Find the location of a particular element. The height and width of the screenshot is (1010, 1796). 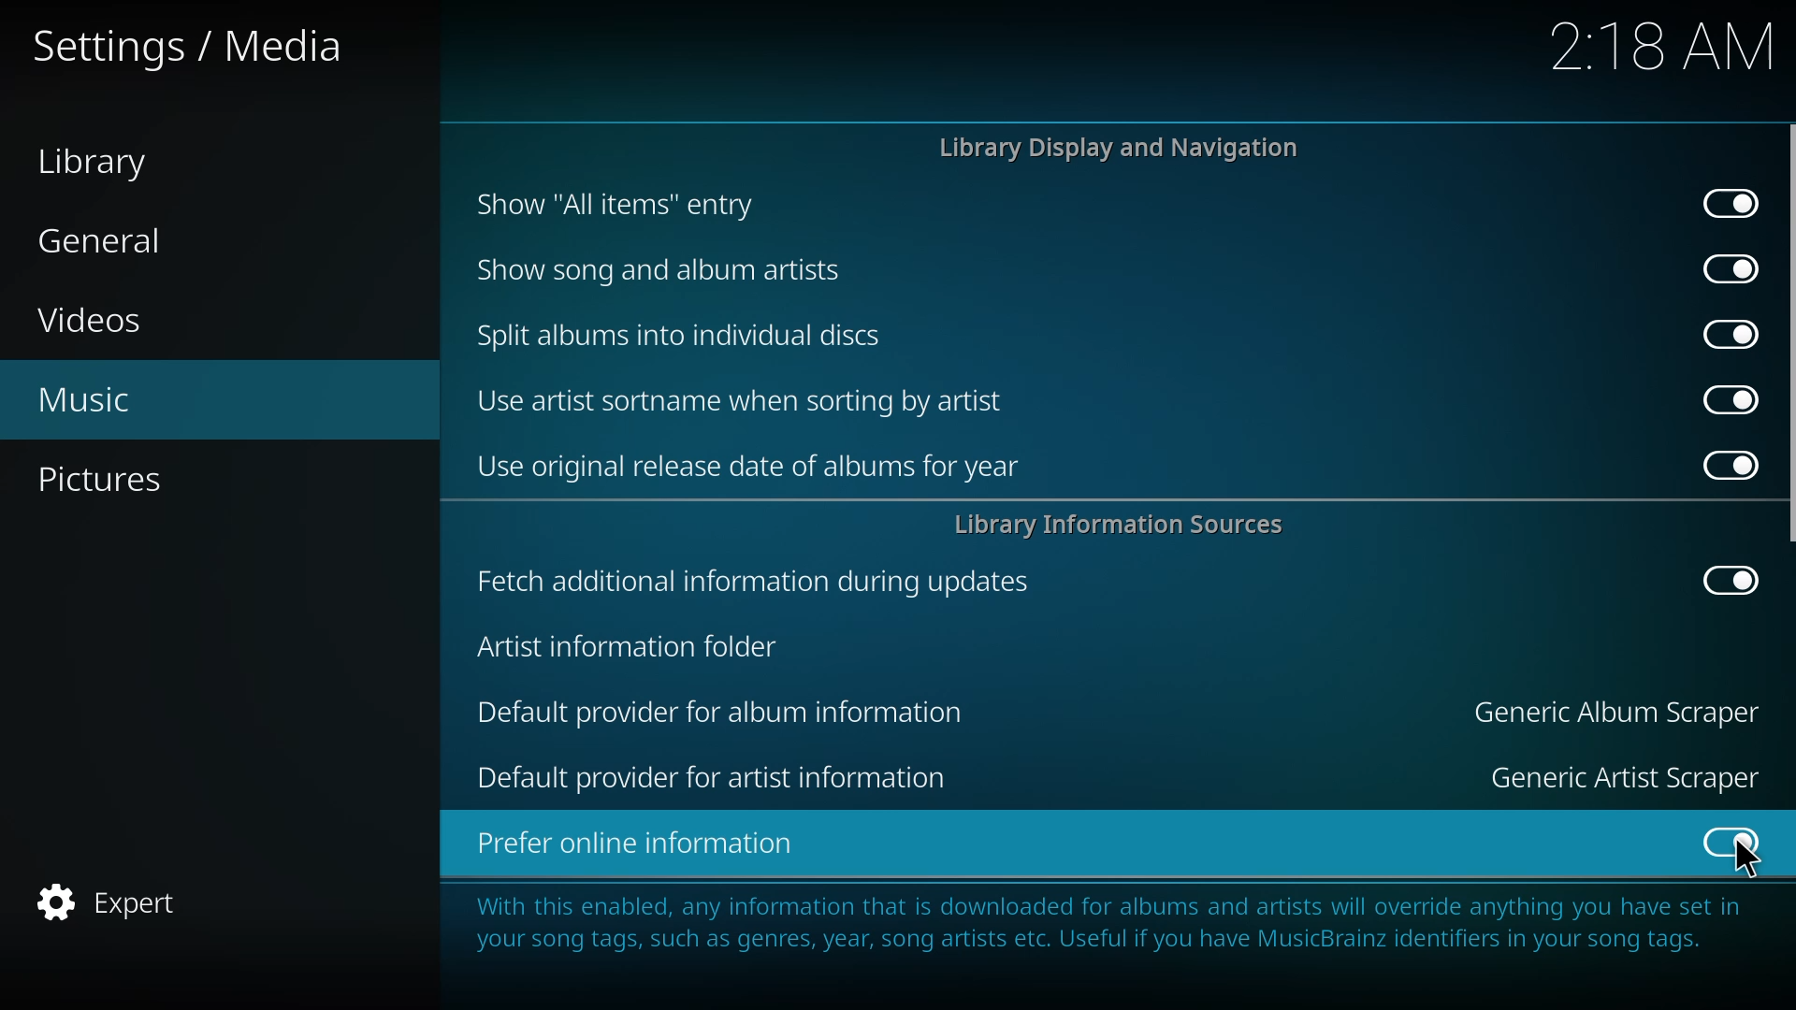

library display and navigation is located at coordinates (1118, 148).